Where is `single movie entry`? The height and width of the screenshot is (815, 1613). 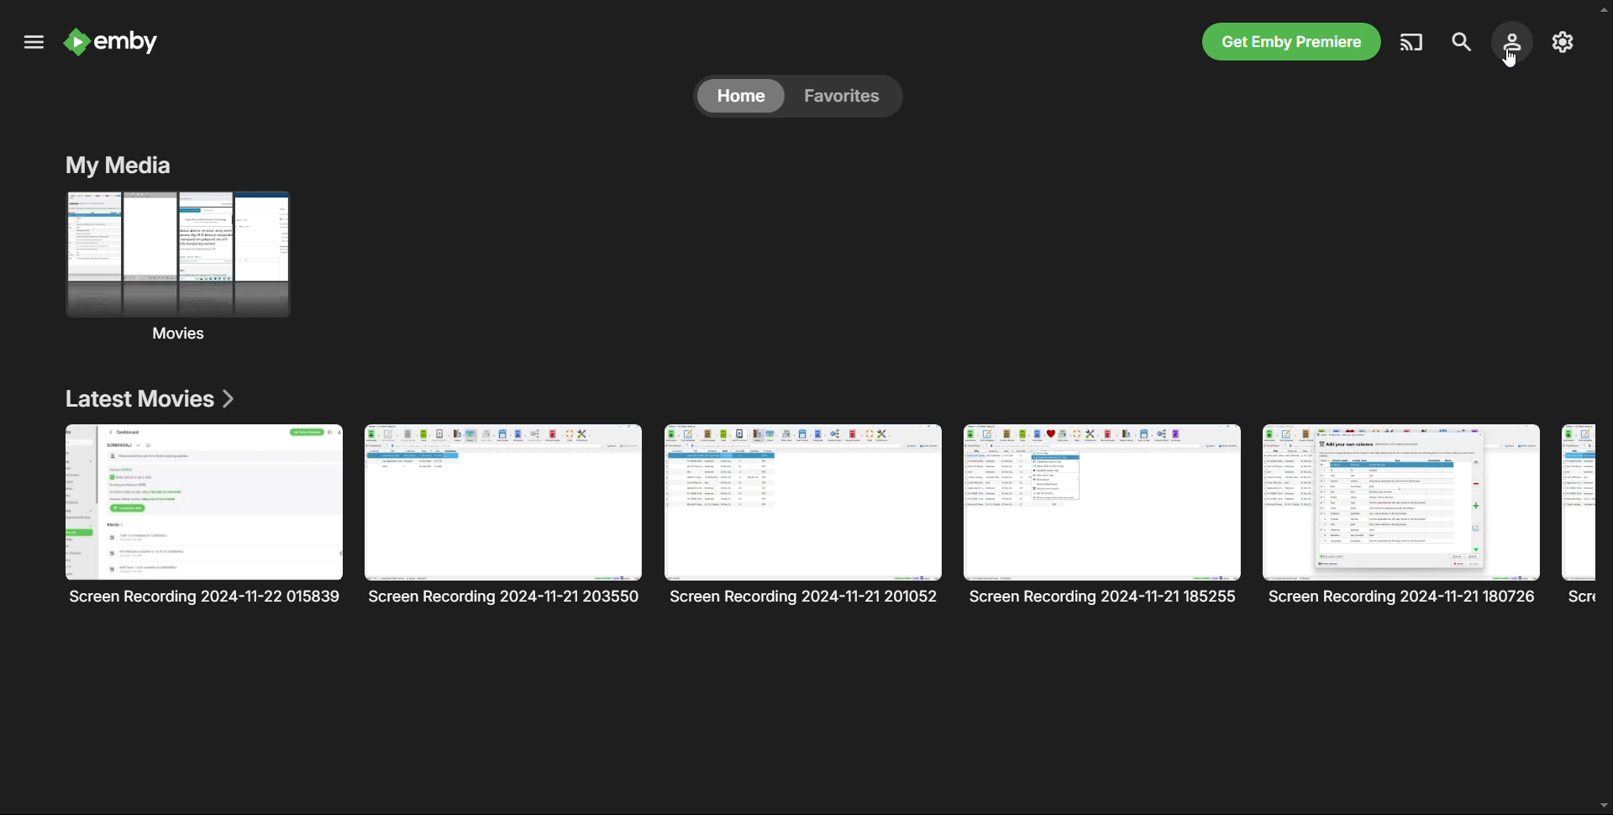
single movie entry is located at coordinates (204, 514).